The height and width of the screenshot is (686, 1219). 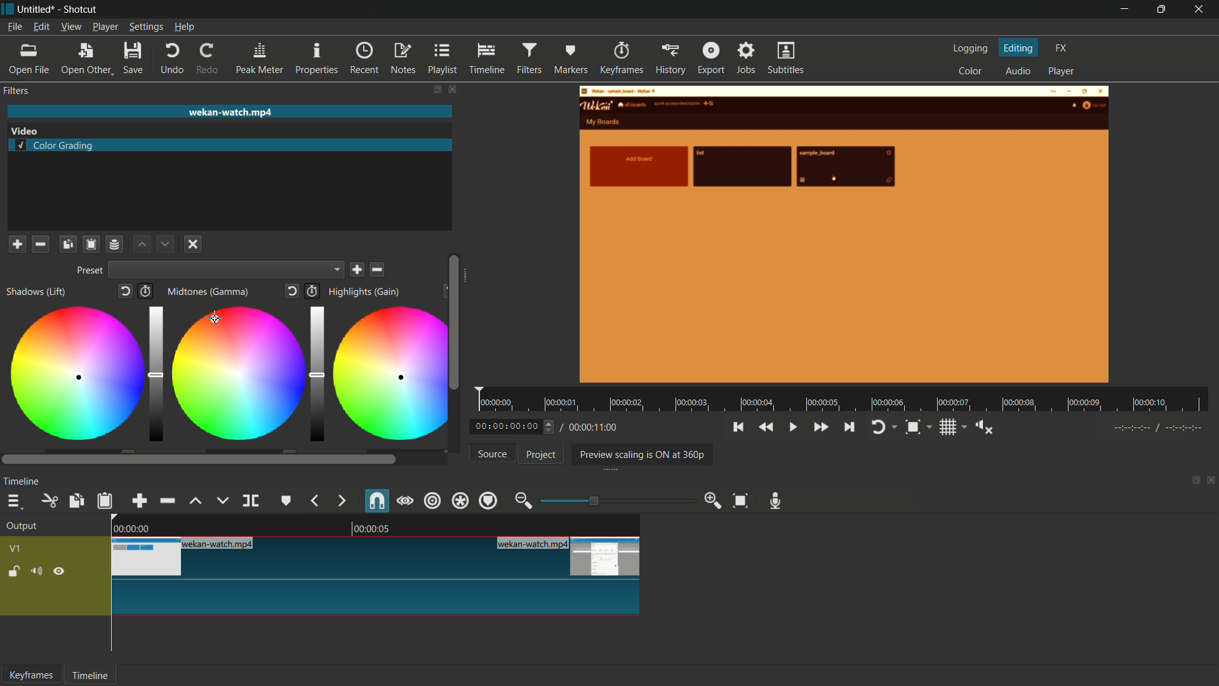 What do you see at coordinates (340, 501) in the screenshot?
I see `next marker` at bounding box center [340, 501].